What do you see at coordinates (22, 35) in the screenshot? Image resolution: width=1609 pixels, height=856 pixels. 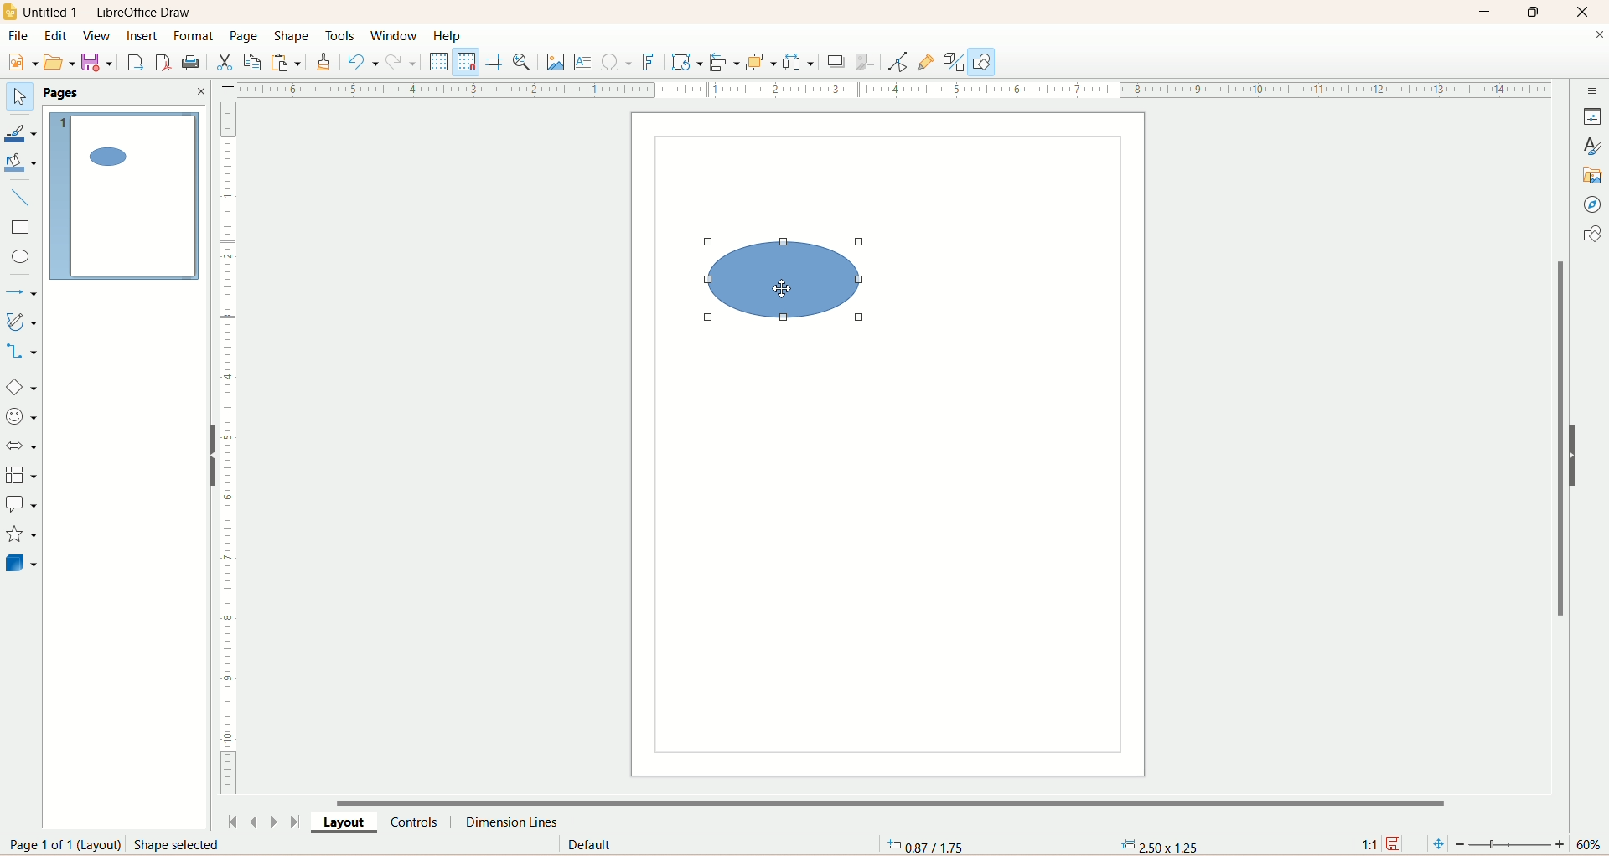 I see `file` at bounding box center [22, 35].